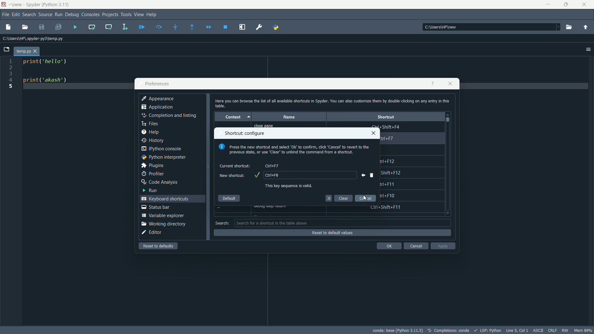 Image resolution: width=594 pixels, height=334 pixels. What do you see at coordinates (33, 39) in the screenshot?
I see `directory` at bounding box center [33, 39].